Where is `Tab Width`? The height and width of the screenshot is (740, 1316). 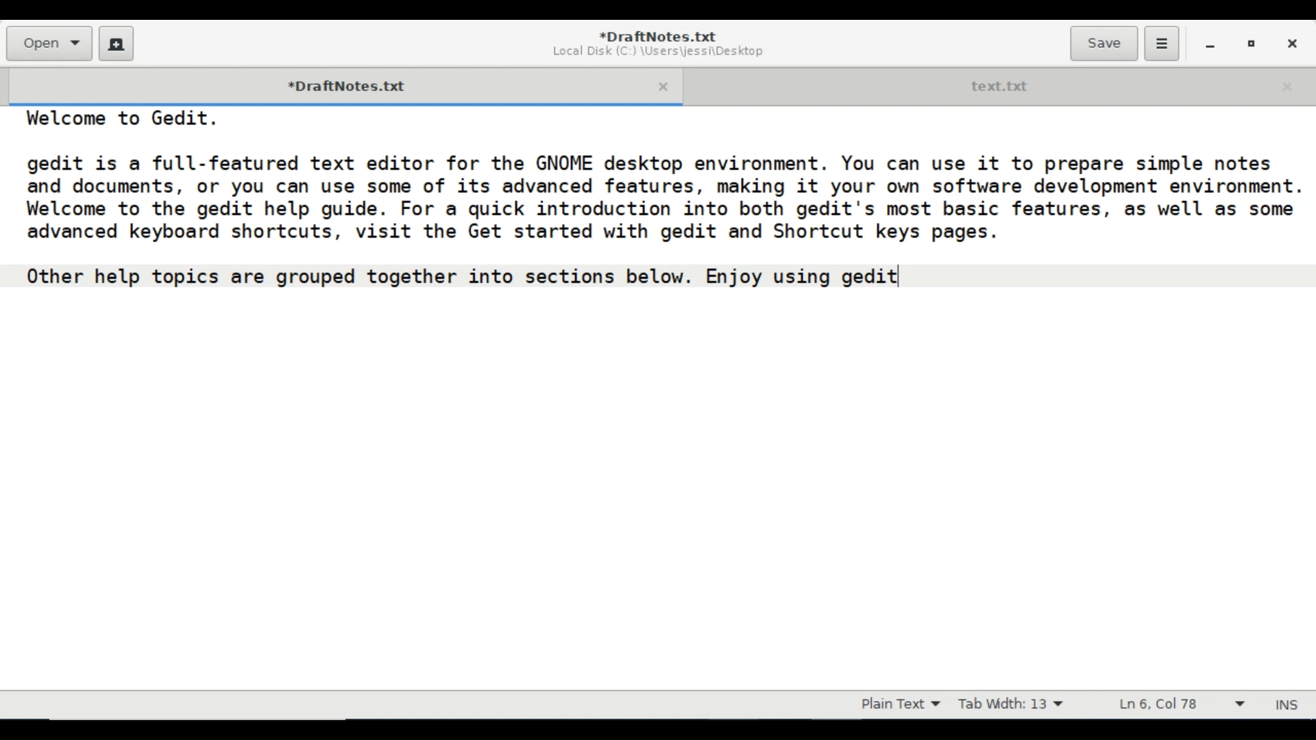 Tab Width is located at coordinates (1010, 704).